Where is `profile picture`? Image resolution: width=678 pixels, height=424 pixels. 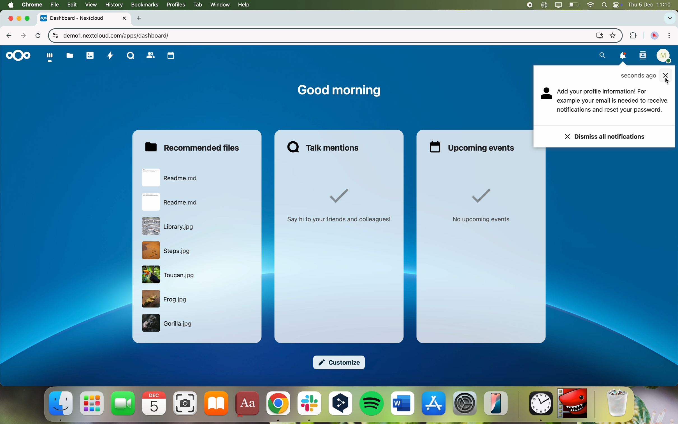 profile picture is located at coordinates (655, 36).